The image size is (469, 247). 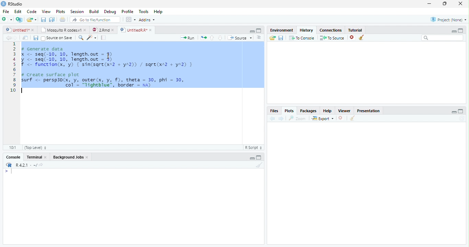 I want to click on Search bar, so click(x=442, y=38).